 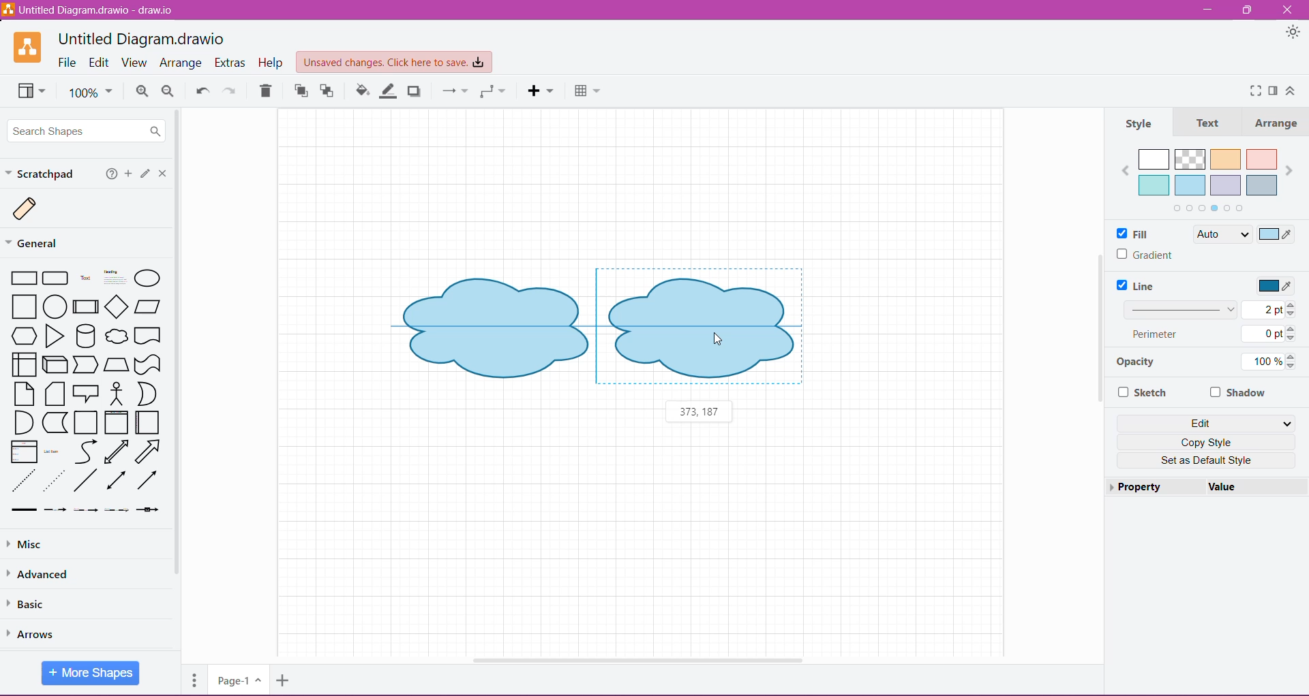 I want to click on Redo, so click(x=233, y=91).